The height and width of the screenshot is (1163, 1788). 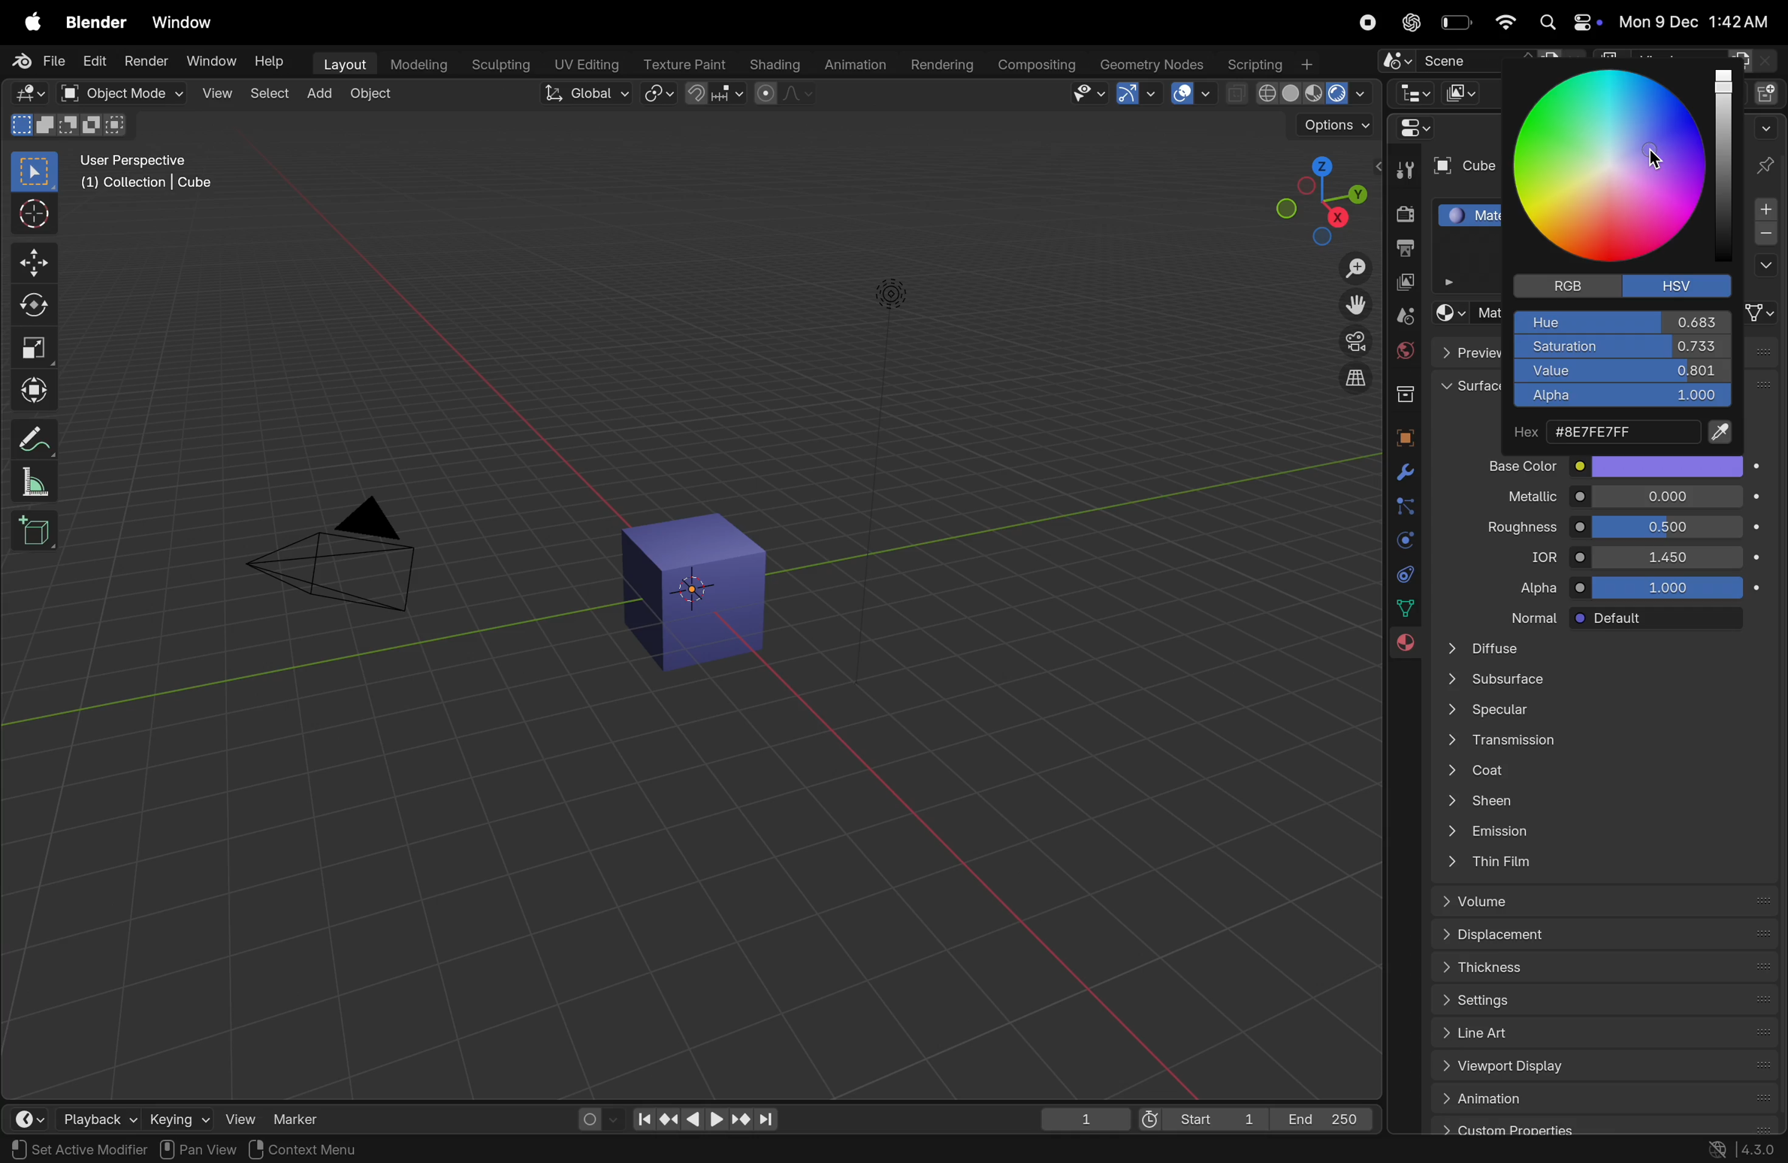 I want to click on object mode, so click(x=119, y=93).